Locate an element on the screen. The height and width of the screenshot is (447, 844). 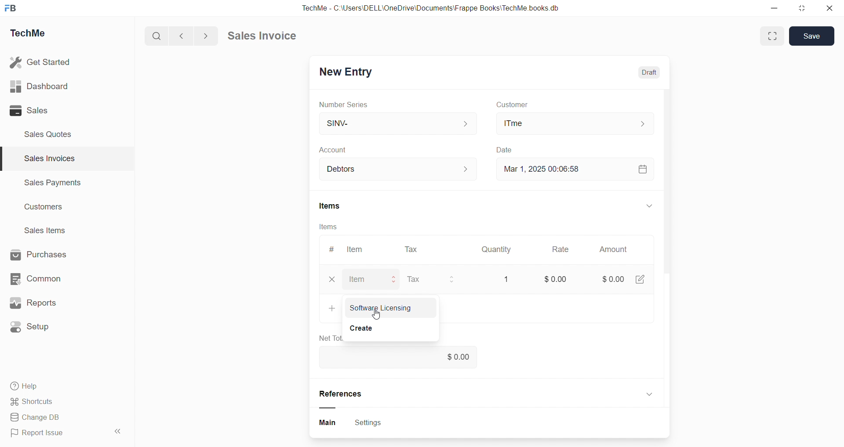
Customer is located at coordinates (524, 105).